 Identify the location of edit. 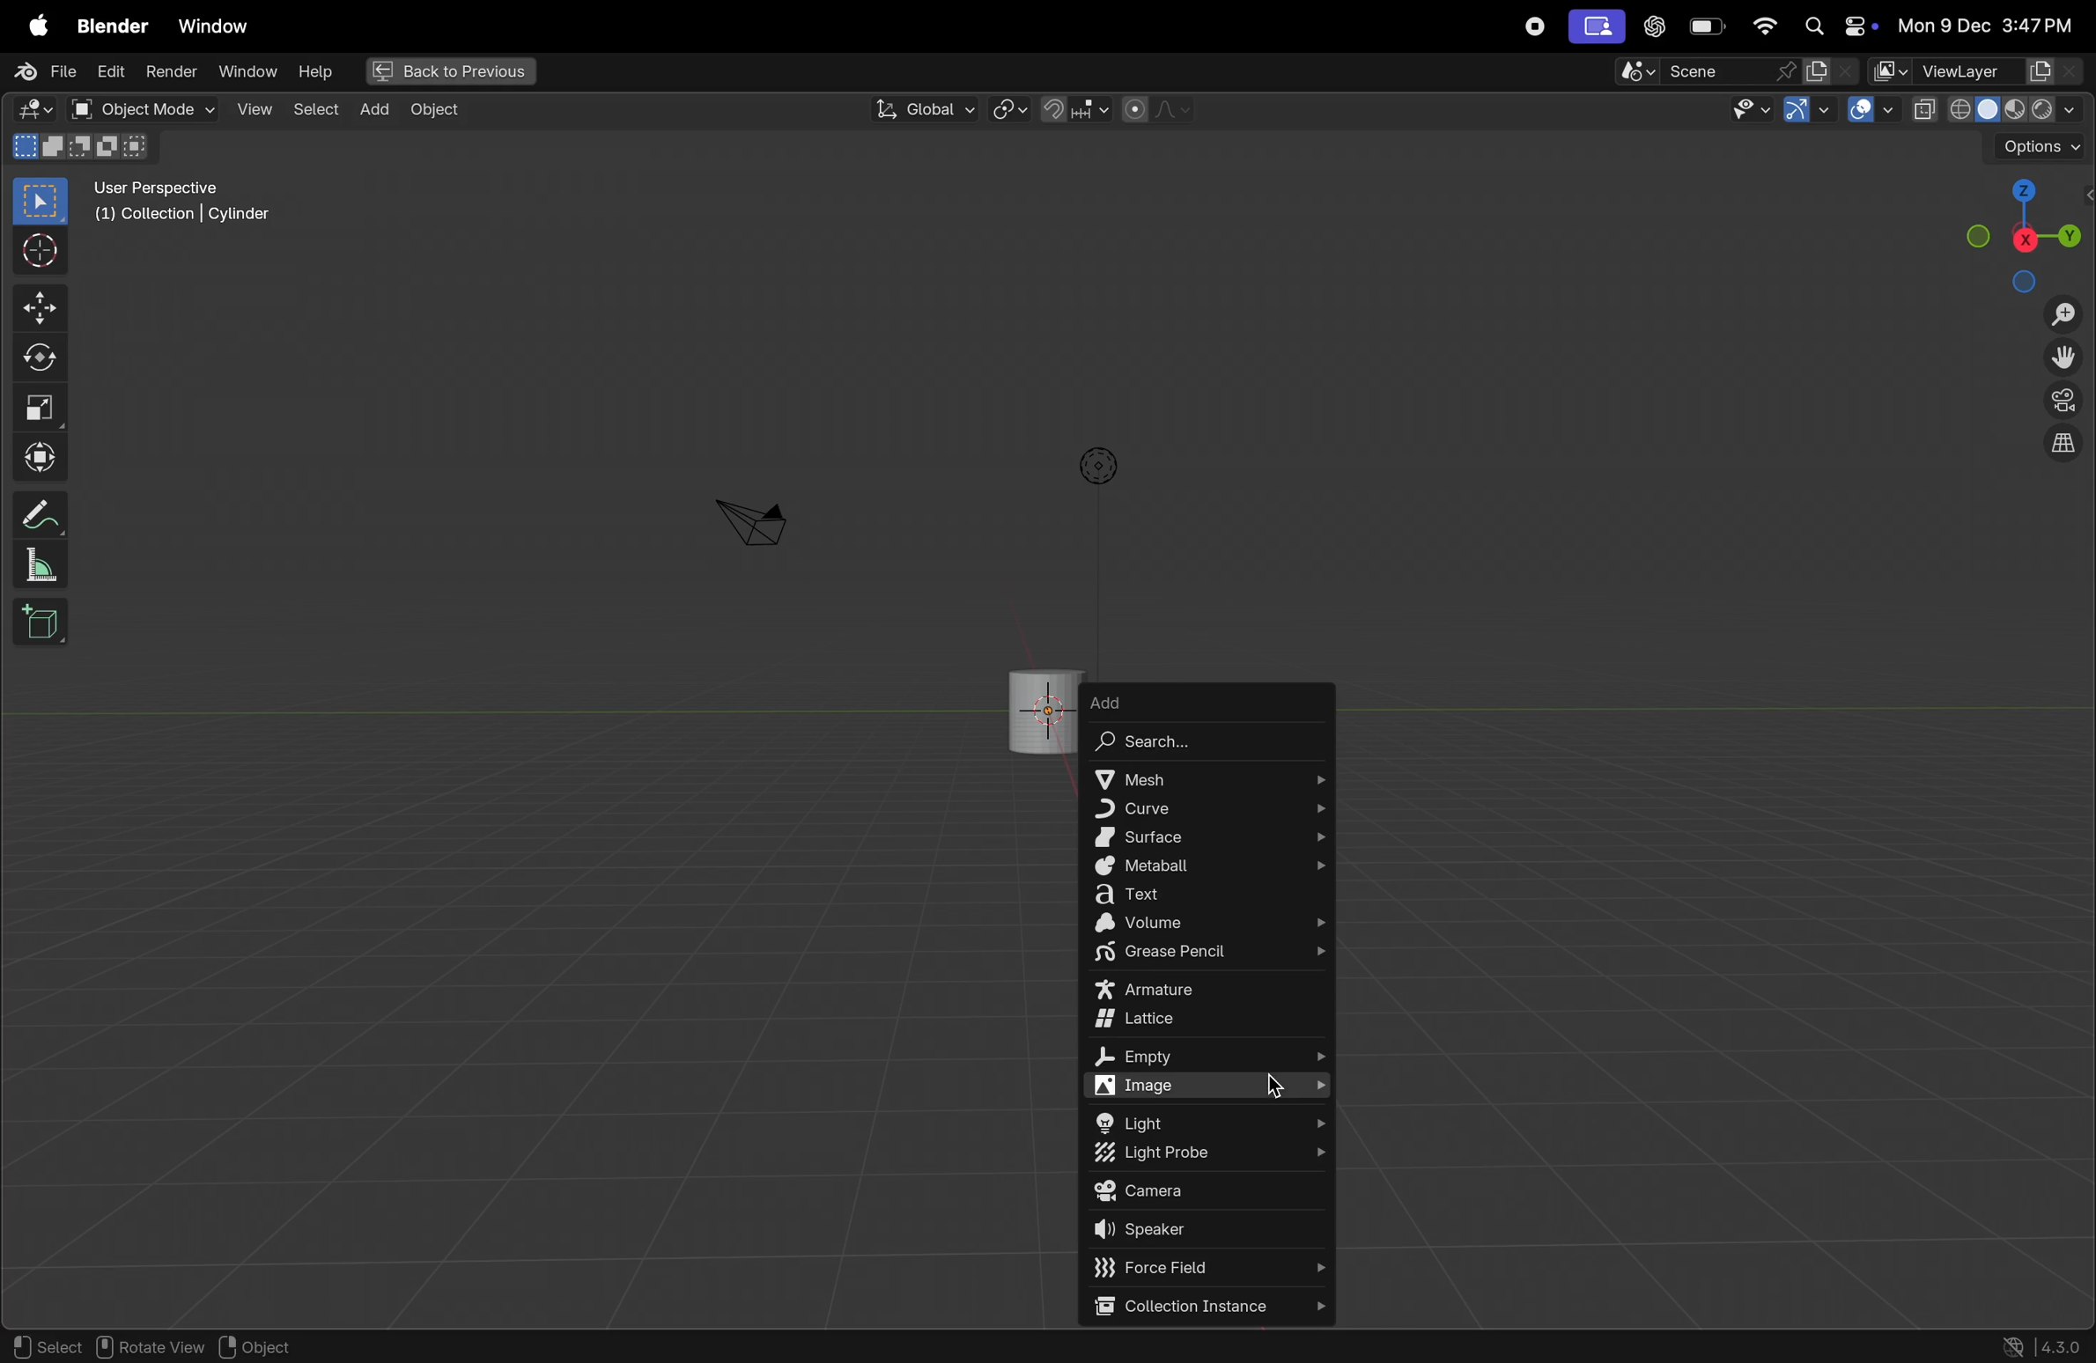
(112, 73).